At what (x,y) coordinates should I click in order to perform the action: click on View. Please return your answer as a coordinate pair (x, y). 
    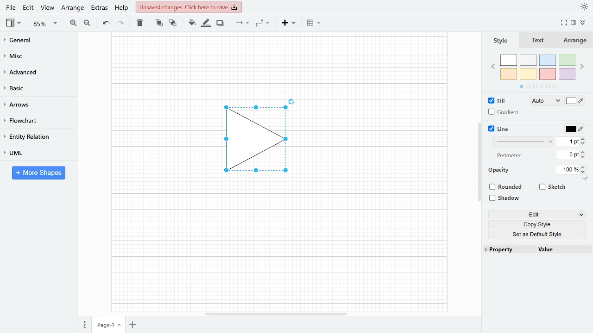
    Looking at the image, I should click on (47, 7).